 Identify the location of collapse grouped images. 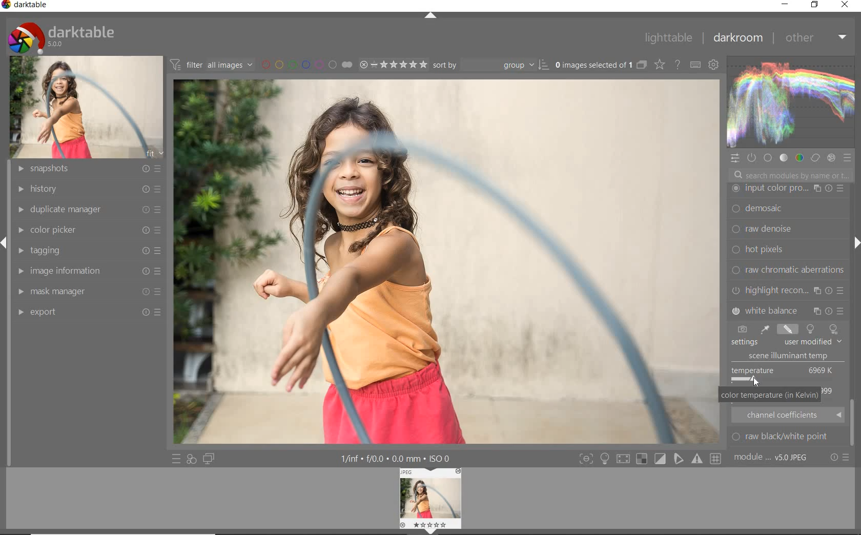
(641, 66).